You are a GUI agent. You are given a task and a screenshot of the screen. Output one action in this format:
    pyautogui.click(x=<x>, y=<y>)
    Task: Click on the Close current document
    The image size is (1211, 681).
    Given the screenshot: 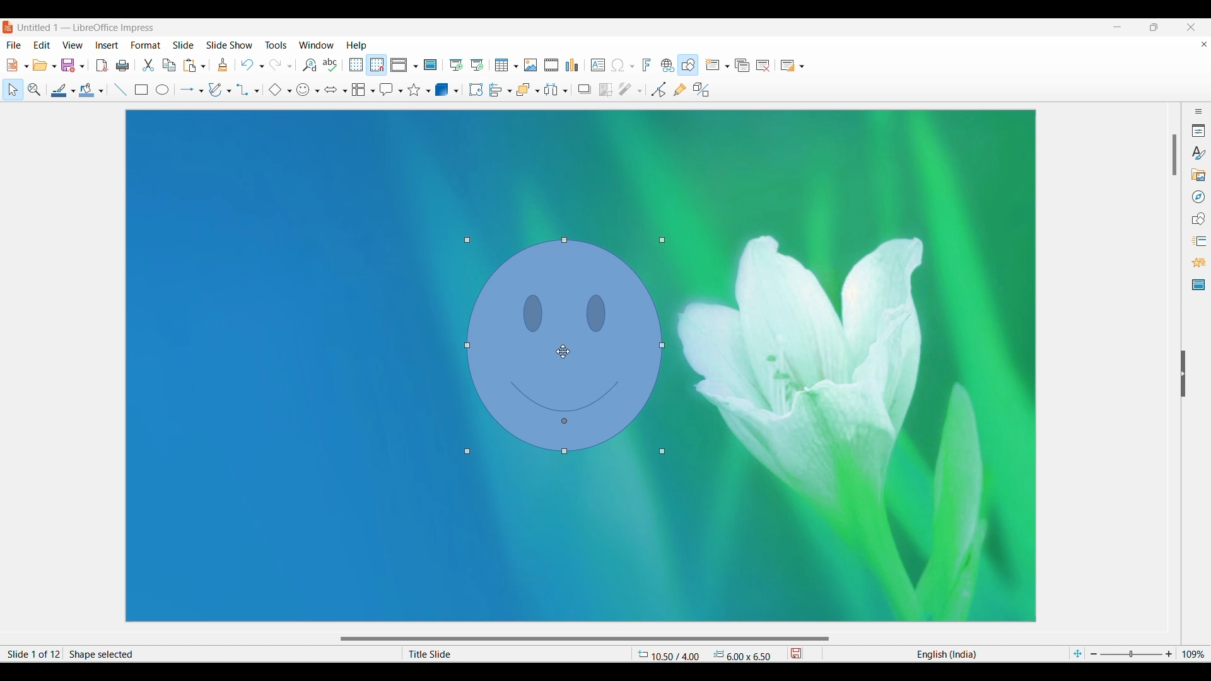 What is the action you would take?
    pyautogui.click(x=1204, y=44)
    